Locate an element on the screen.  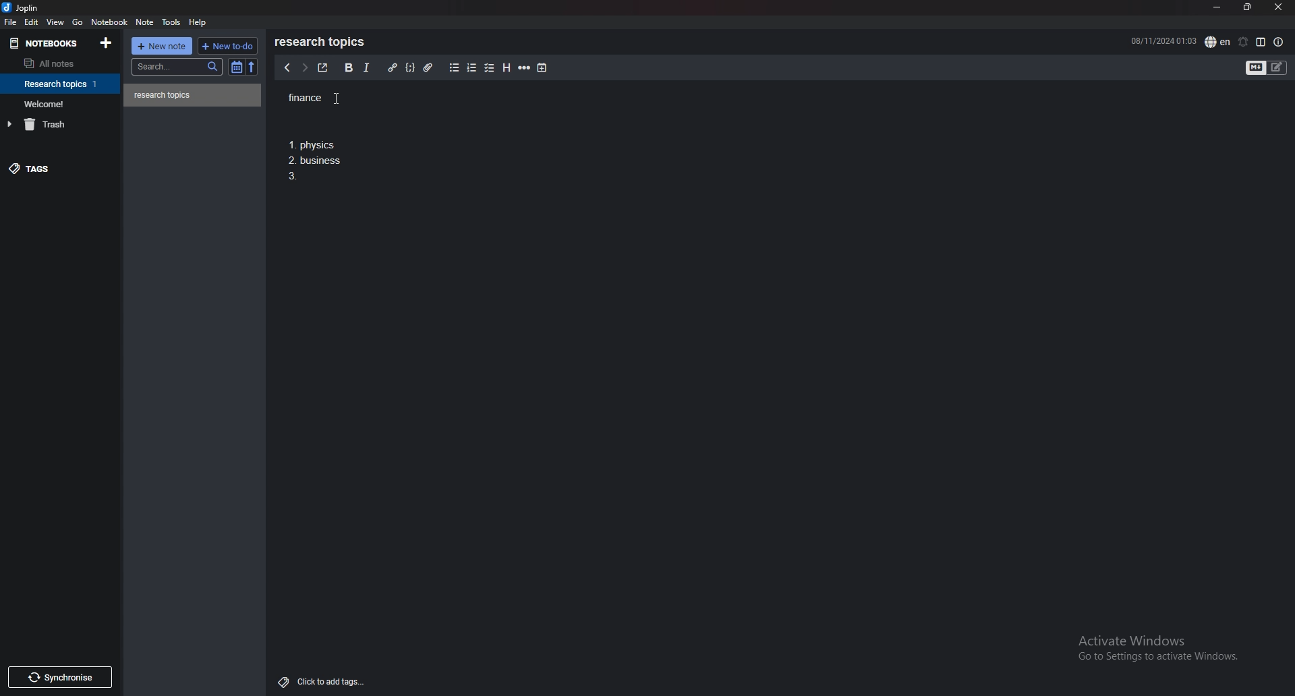
bullet list is located at coordinates (454, 68).